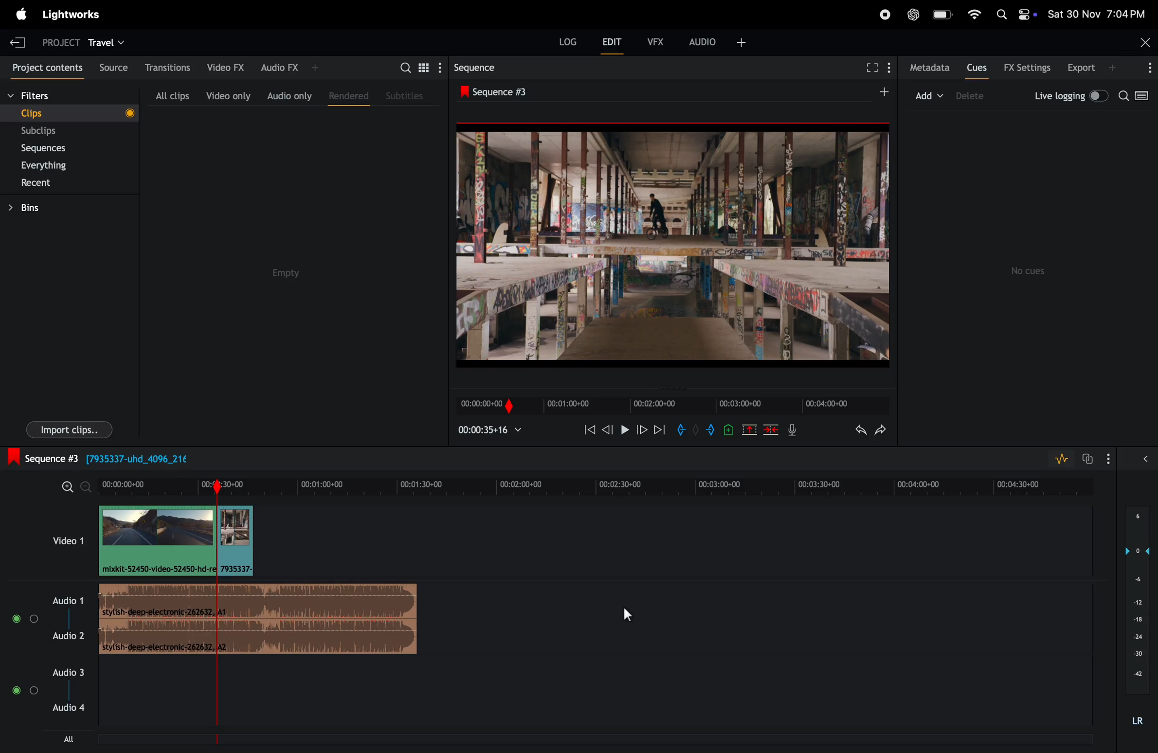  Describe the element at coordinates (164, 67) in the screenshot. I see `transitions` at that location.